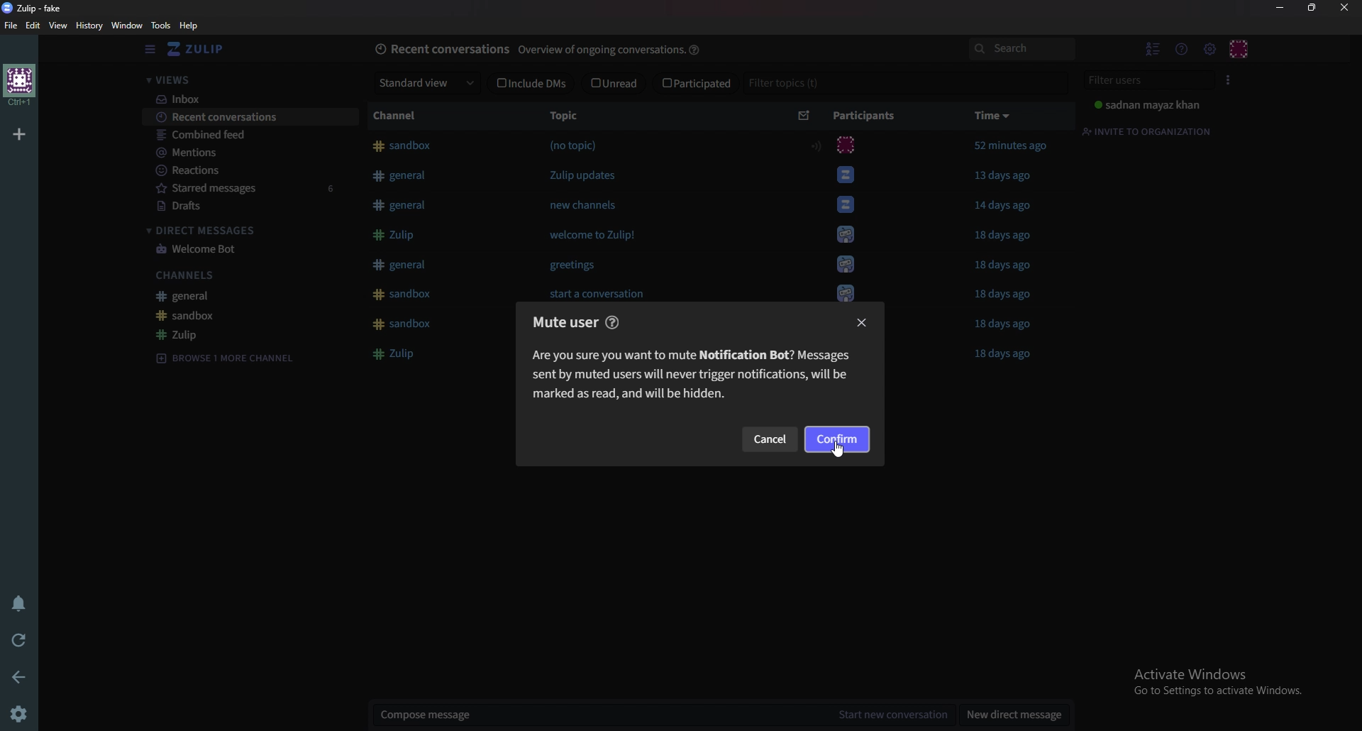  What do you see at coordinates (846, 292) in the screenshot?
I see `icon` at bounding box center [846, 292].